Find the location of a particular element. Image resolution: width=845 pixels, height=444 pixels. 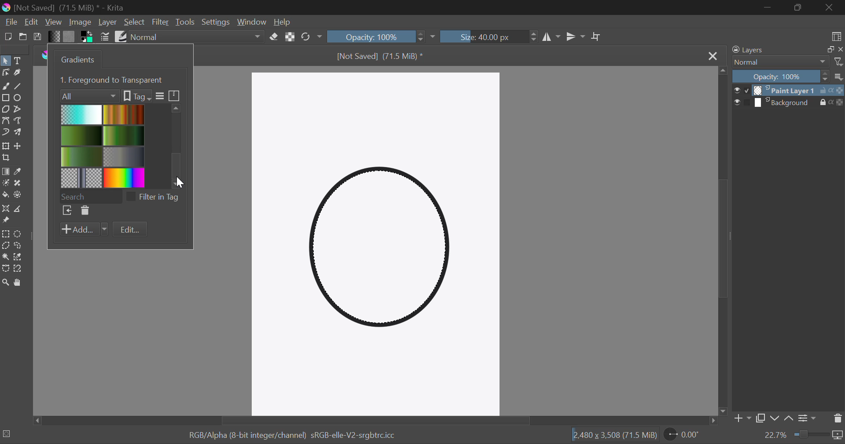

Add Layer is located at coordinates (742, 419).